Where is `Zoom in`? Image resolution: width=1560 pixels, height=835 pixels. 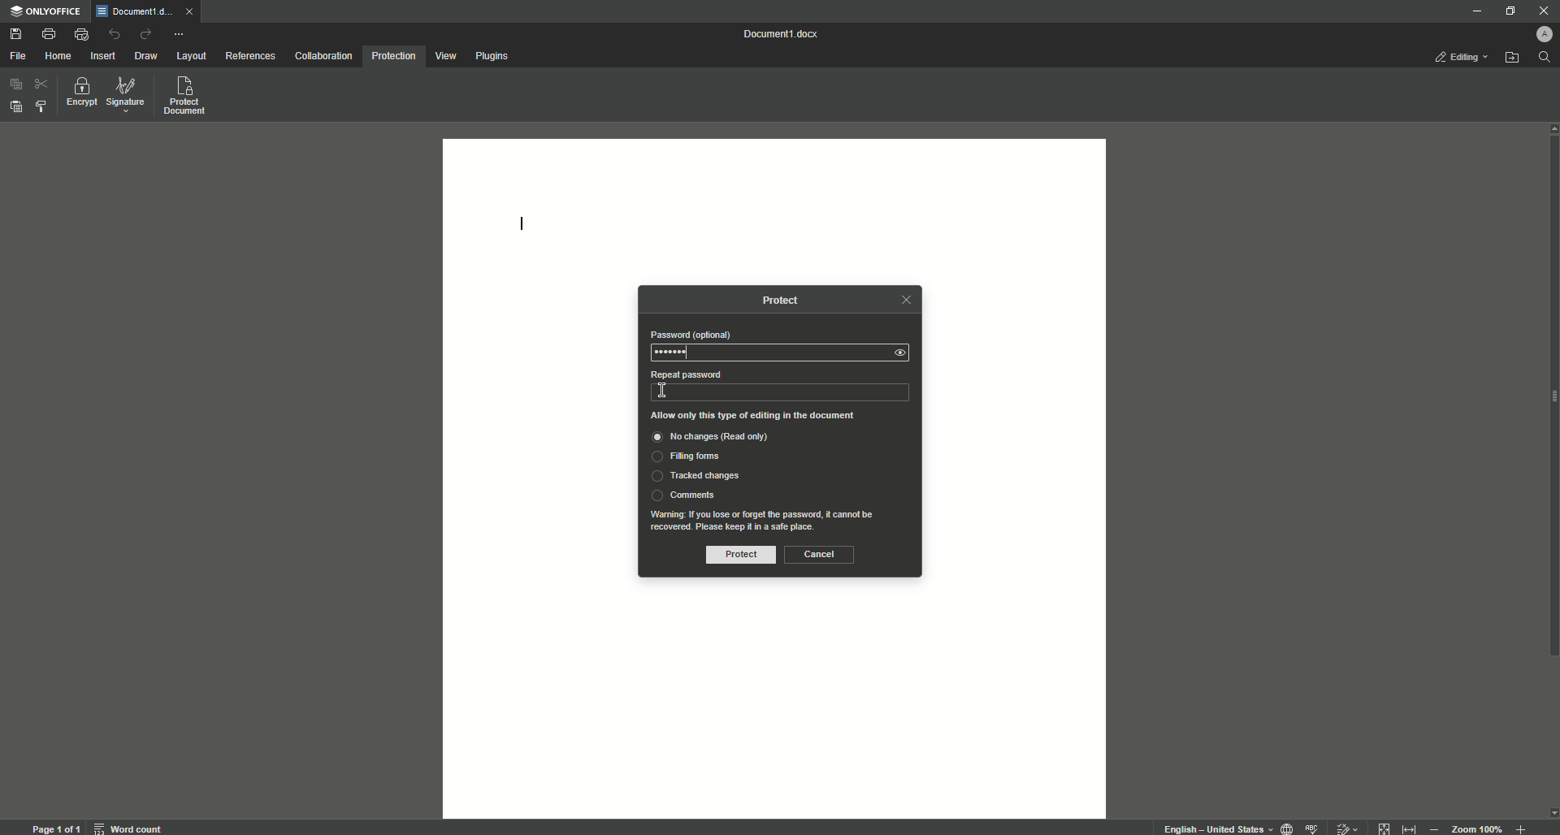 Zoom in is located at coordinates (1519, 828).